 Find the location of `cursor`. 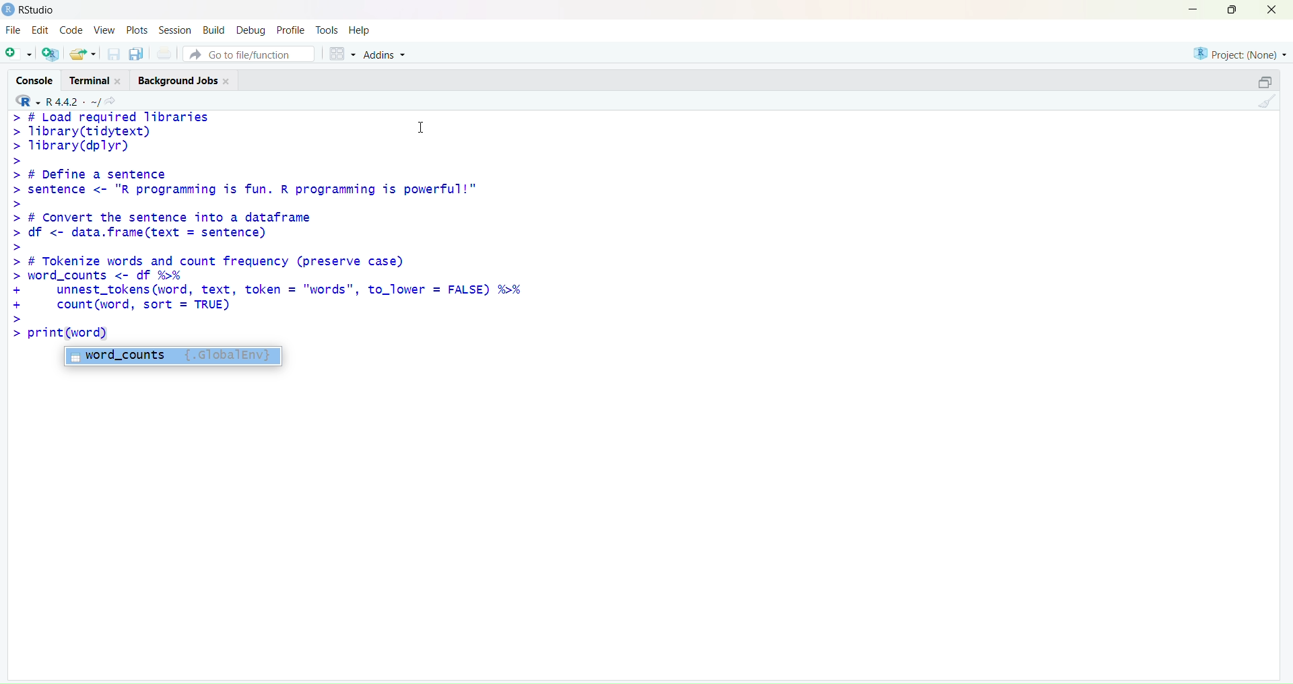

cursor is located at coordinates (422, 129).